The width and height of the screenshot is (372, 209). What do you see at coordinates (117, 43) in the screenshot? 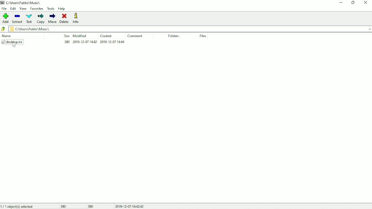
I see `2019-12-07 1eld.` at bounding box center [117, 43].